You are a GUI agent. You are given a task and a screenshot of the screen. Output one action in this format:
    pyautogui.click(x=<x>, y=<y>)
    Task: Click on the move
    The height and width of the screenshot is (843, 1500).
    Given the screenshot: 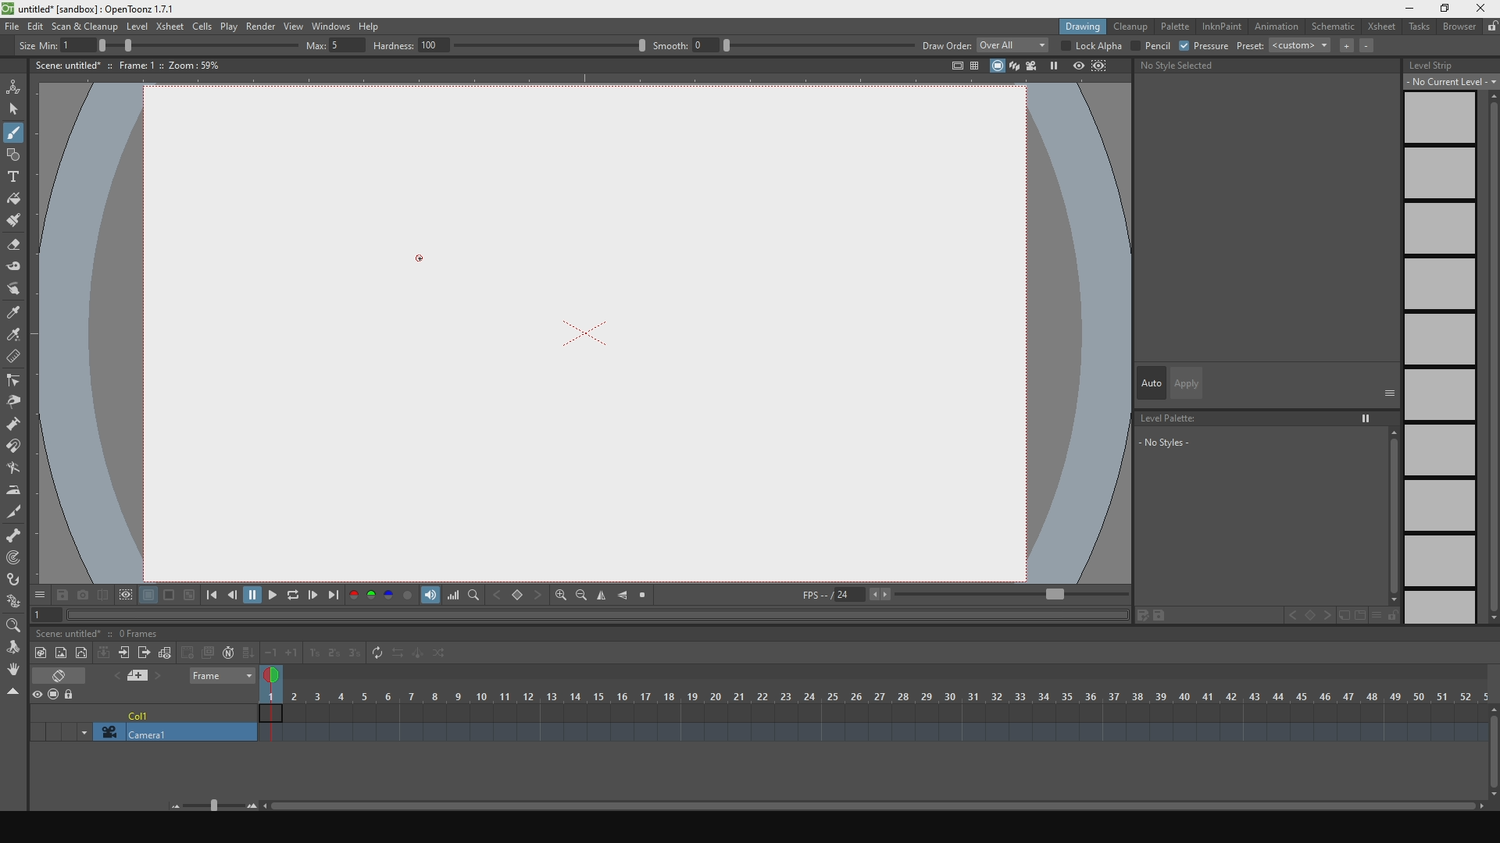 What is the action you would take?
    pyautogui.click(x=14, y=647)
    